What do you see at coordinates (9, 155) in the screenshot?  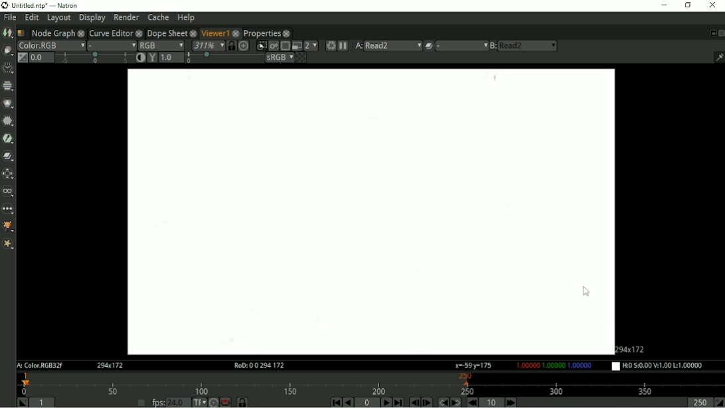 I see `Merge` at bounding box center [9, 155].